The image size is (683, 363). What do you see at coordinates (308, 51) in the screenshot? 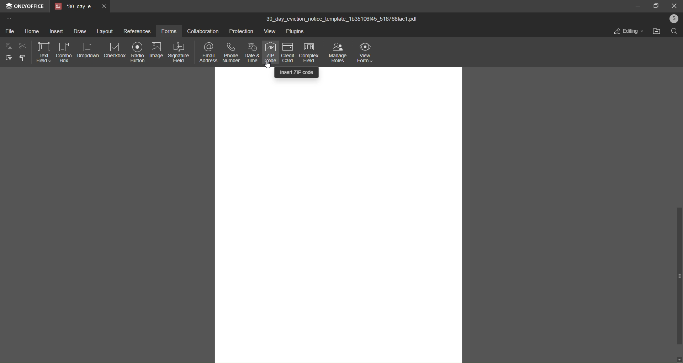
I see `complex field` at bounding box center [308, 51].